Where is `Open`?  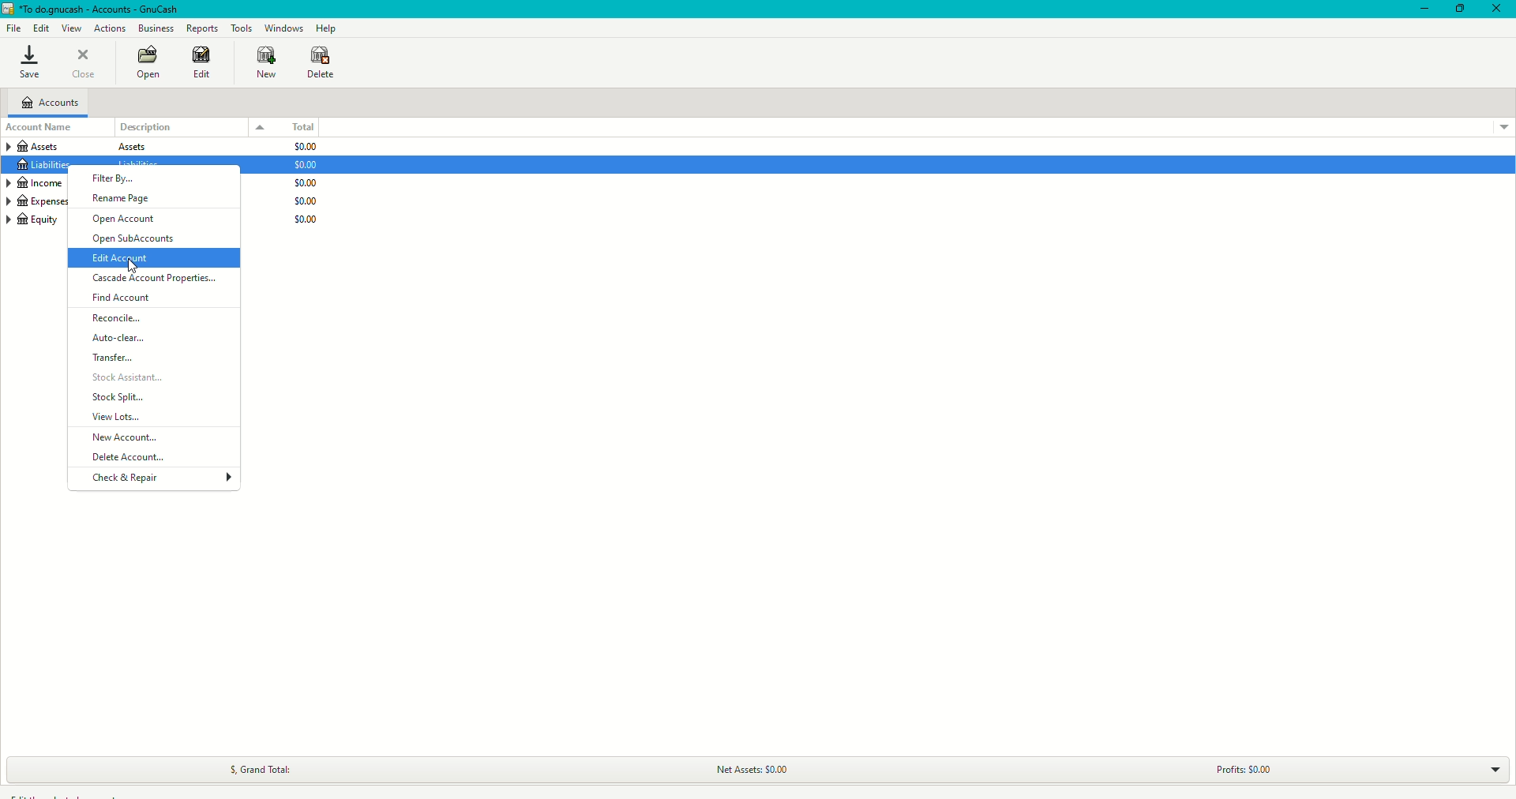 Open is located at coordinates (147, 63).